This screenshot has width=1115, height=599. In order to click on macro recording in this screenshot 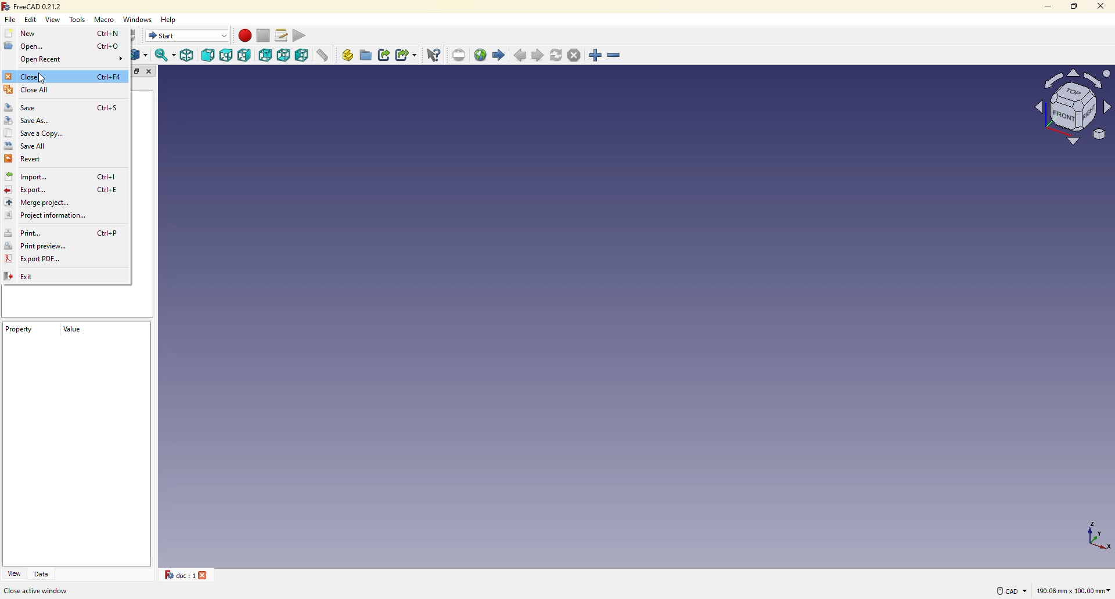, I will do `click(244, 35)`.